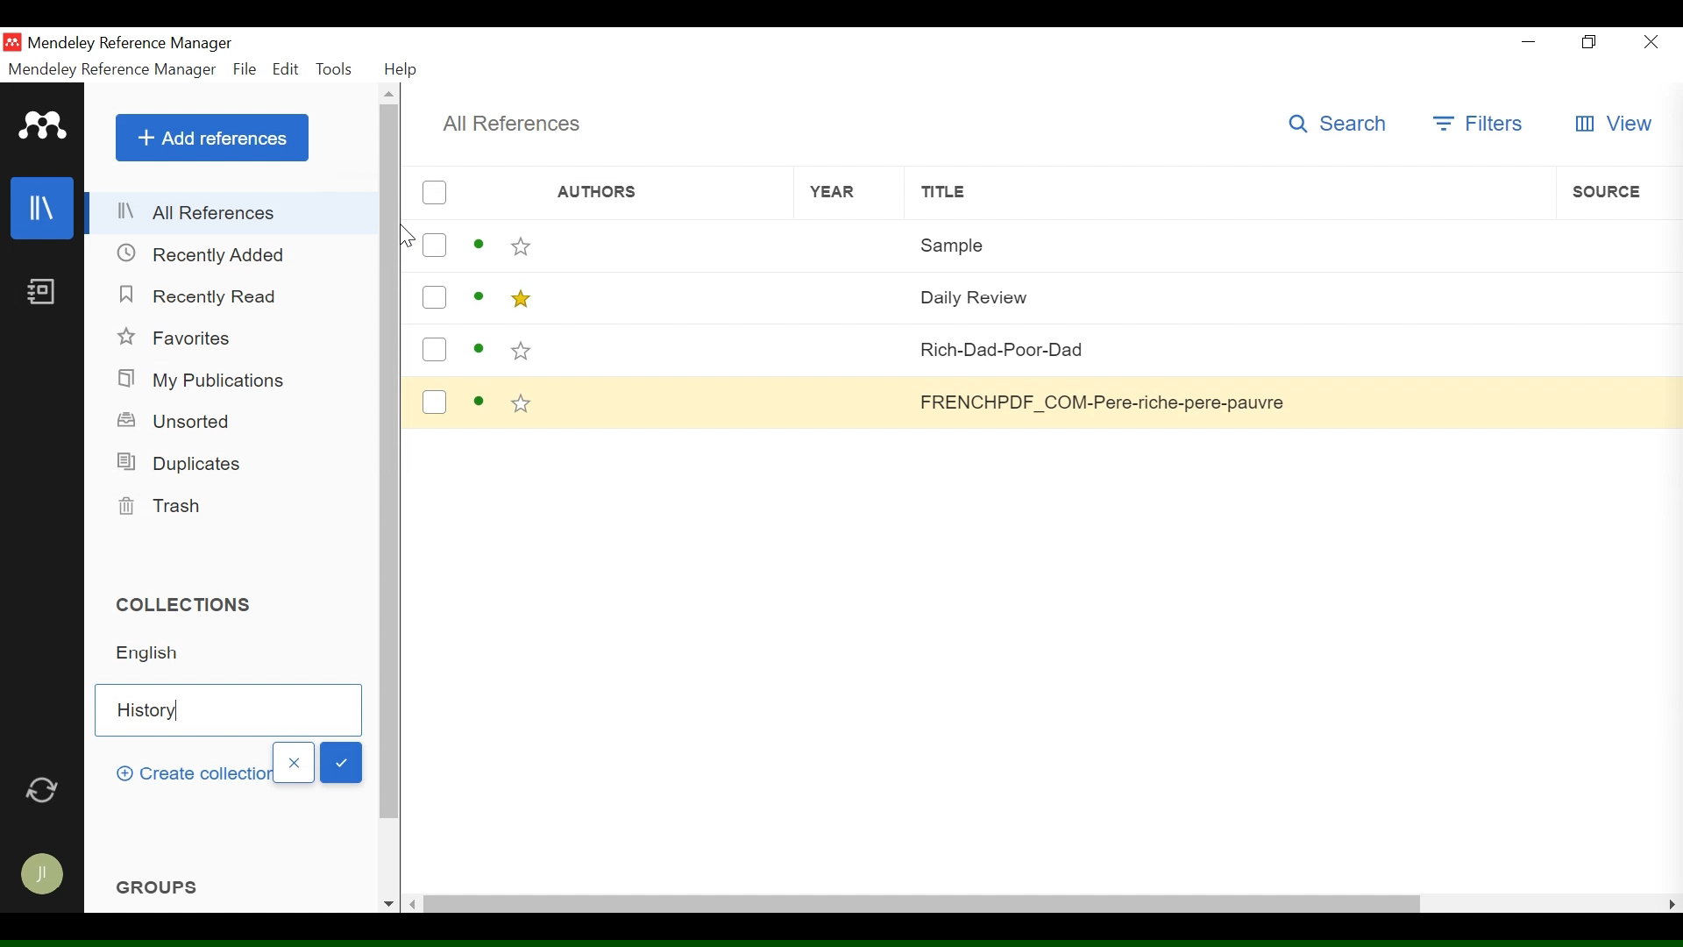 Image resolution: width=1683 pixels, height=947 pixels. Describe the element at coordinates (434, 405) in the screenshot. I see `(un)select` at that location.